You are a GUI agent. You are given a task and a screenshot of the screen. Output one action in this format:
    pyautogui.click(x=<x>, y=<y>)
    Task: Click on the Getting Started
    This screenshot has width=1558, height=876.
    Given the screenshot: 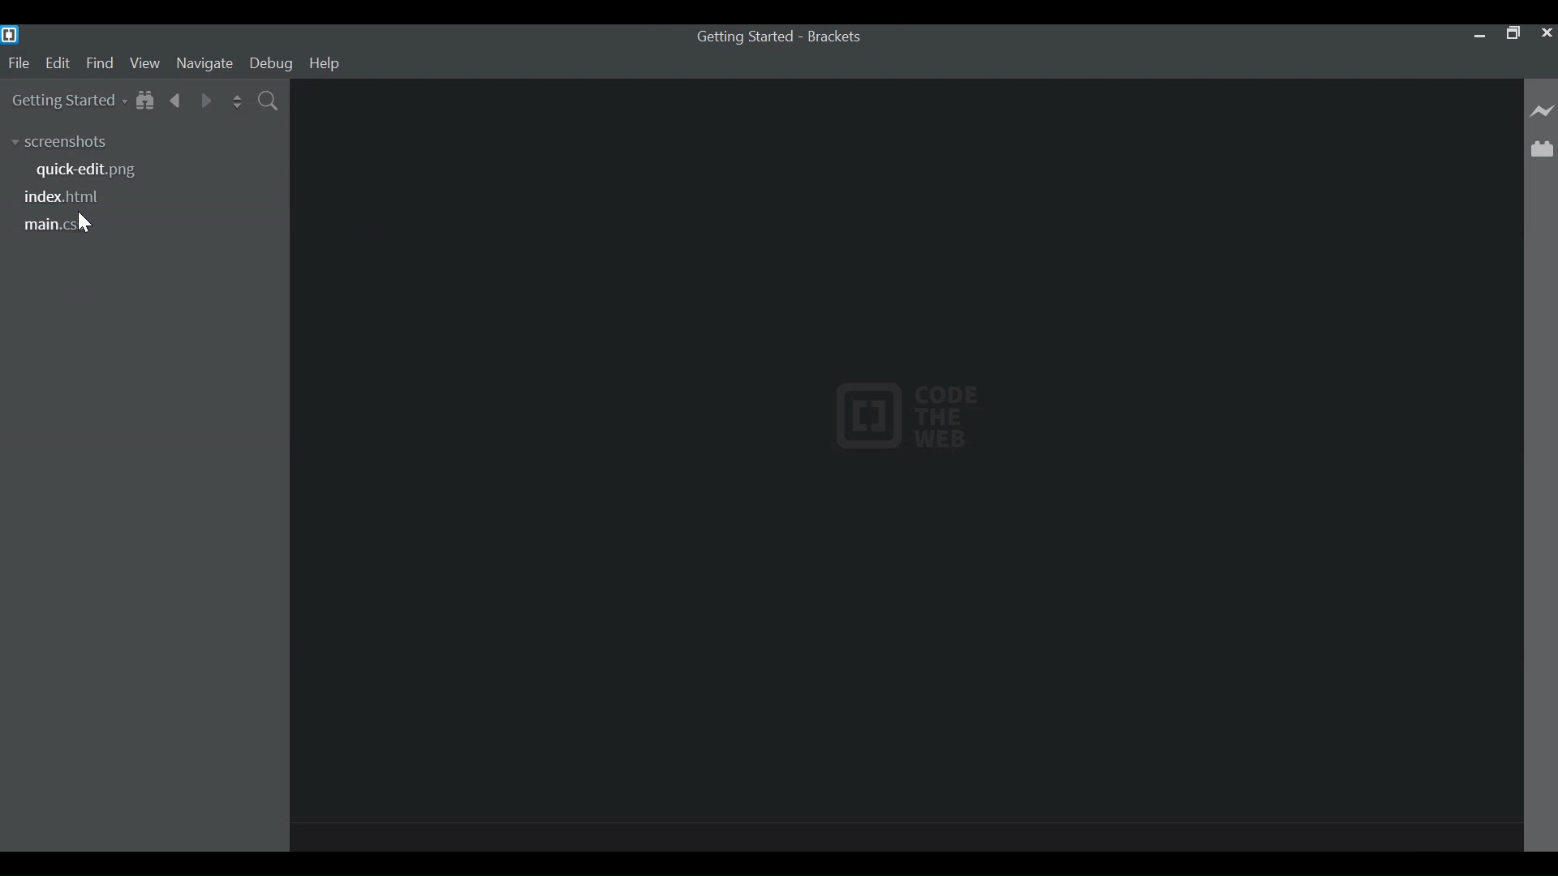 What is the action you would take?
    pyautogui.click(x=69, y=100)
    